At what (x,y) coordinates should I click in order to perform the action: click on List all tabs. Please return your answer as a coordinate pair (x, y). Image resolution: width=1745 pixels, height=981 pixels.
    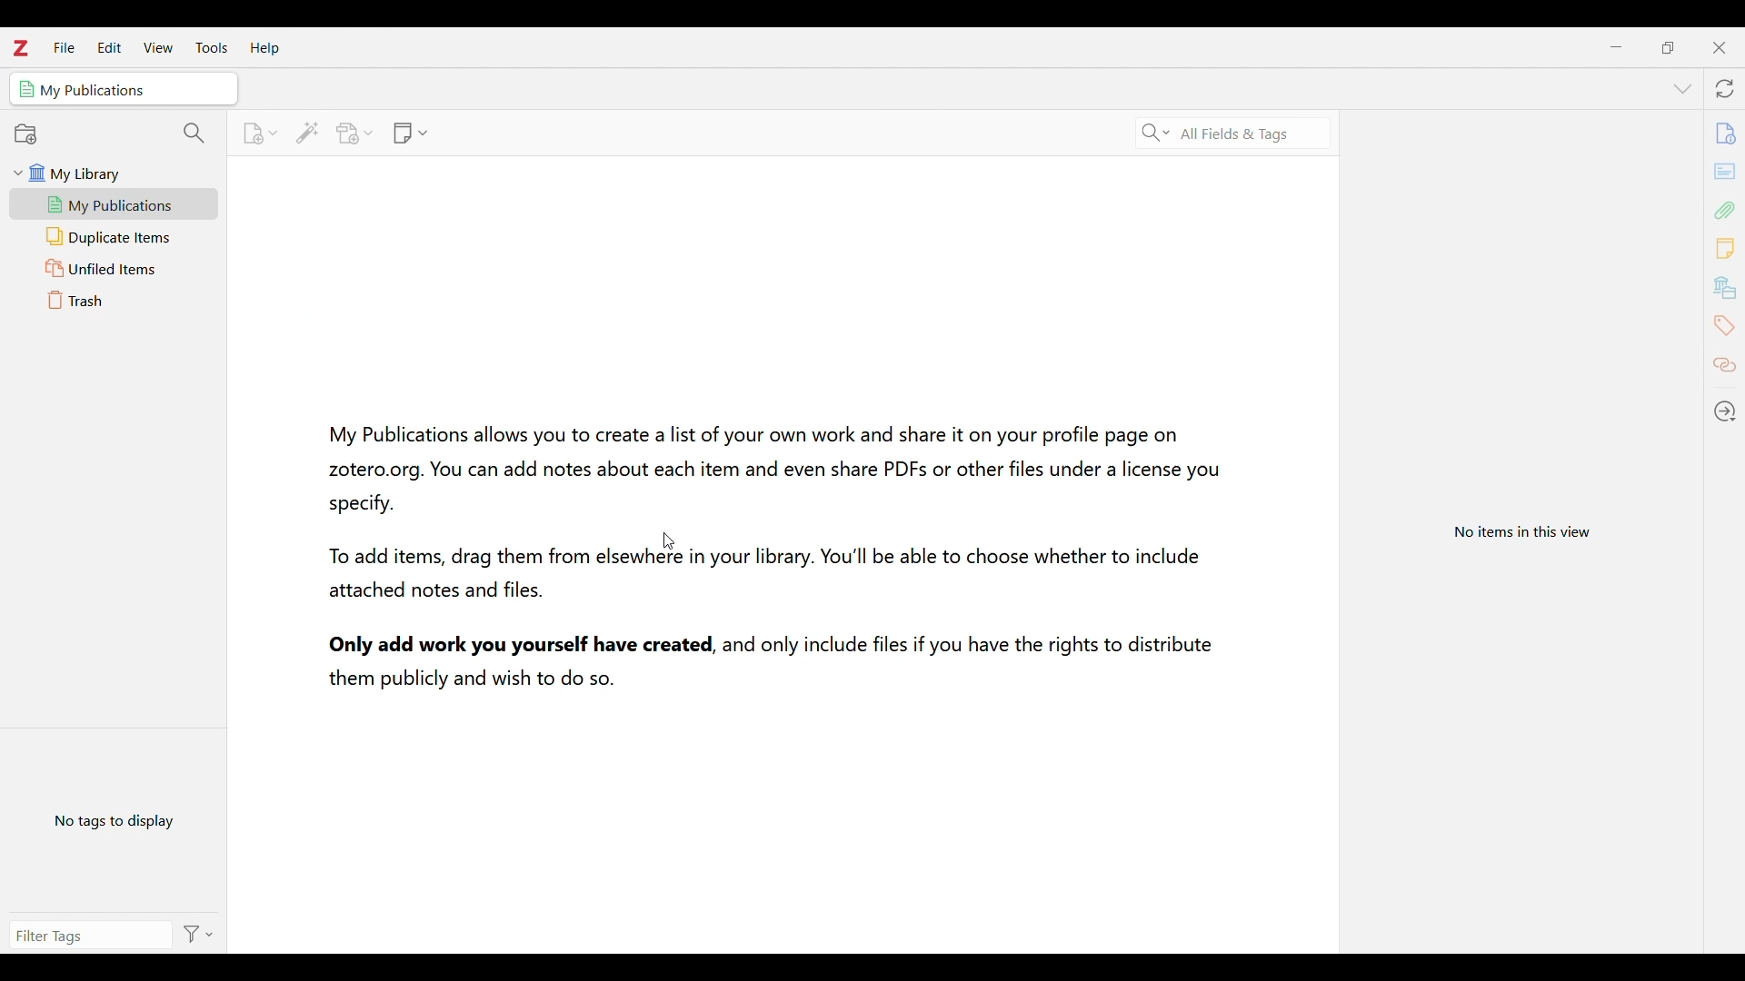
    Looking at the image, I should click on (1681, 88).